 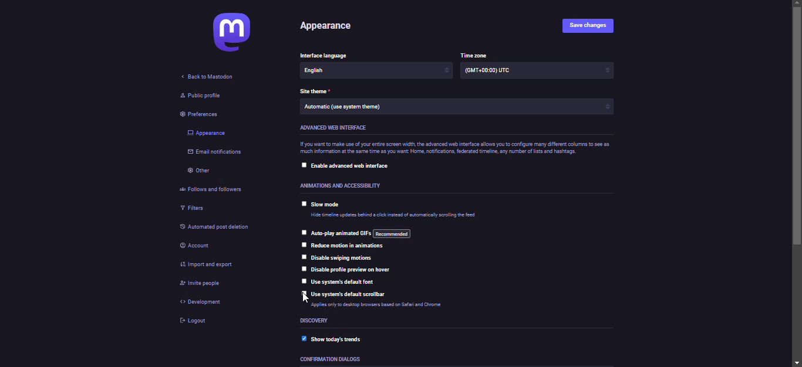 What do you see at coordinates (327, 25) in the screenshot?
I see `appearance` at bounding box center [327, 25].